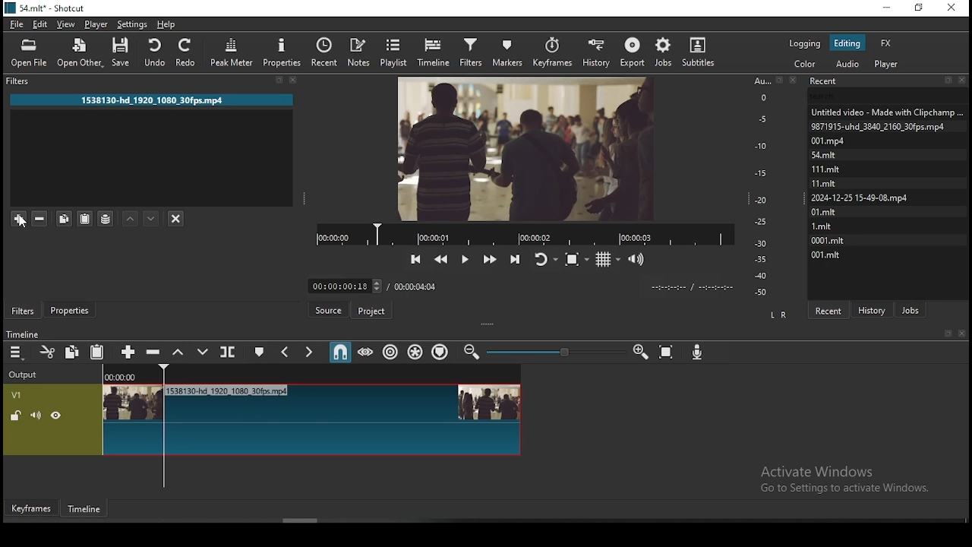 This screenshot has height=547, width=972. Describe the element at coordinates (175, 217) in the screenshot. I see `deselect filters` at that location.